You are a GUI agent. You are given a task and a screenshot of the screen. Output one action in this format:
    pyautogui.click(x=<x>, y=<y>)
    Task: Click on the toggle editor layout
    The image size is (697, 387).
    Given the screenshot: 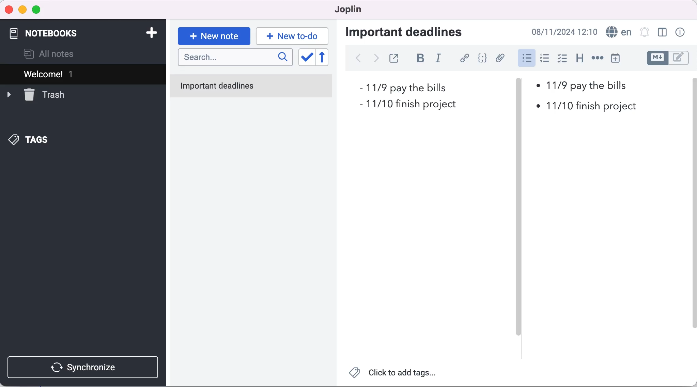 What is the action you would take?
    pyautogui.click(x=661, y=33)
    